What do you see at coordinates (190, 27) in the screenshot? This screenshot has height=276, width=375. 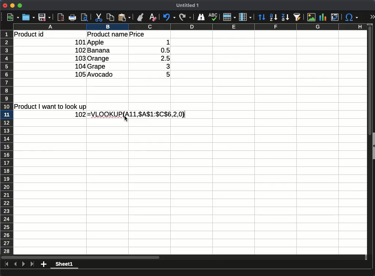 I see `column` at bounding box center [190, 27].